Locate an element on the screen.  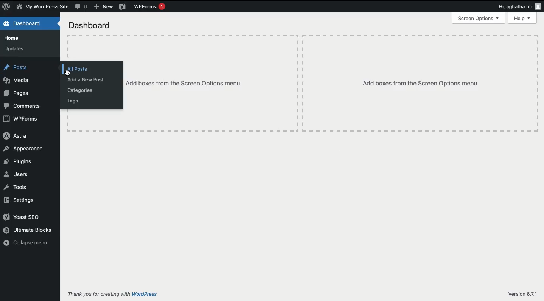
Home is located at coordinates (12, 39).